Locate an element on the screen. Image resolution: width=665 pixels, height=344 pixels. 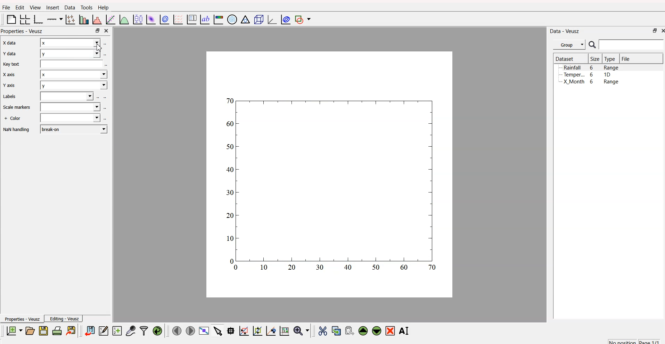
Editing - Veusz | is located at coordinates (65, 319).